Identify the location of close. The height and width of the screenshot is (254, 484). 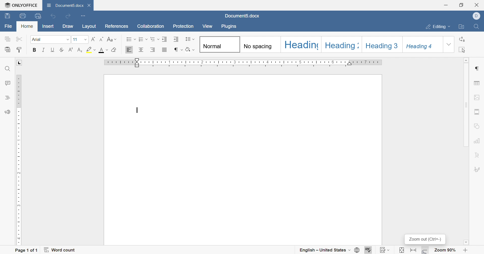
(478, 4).